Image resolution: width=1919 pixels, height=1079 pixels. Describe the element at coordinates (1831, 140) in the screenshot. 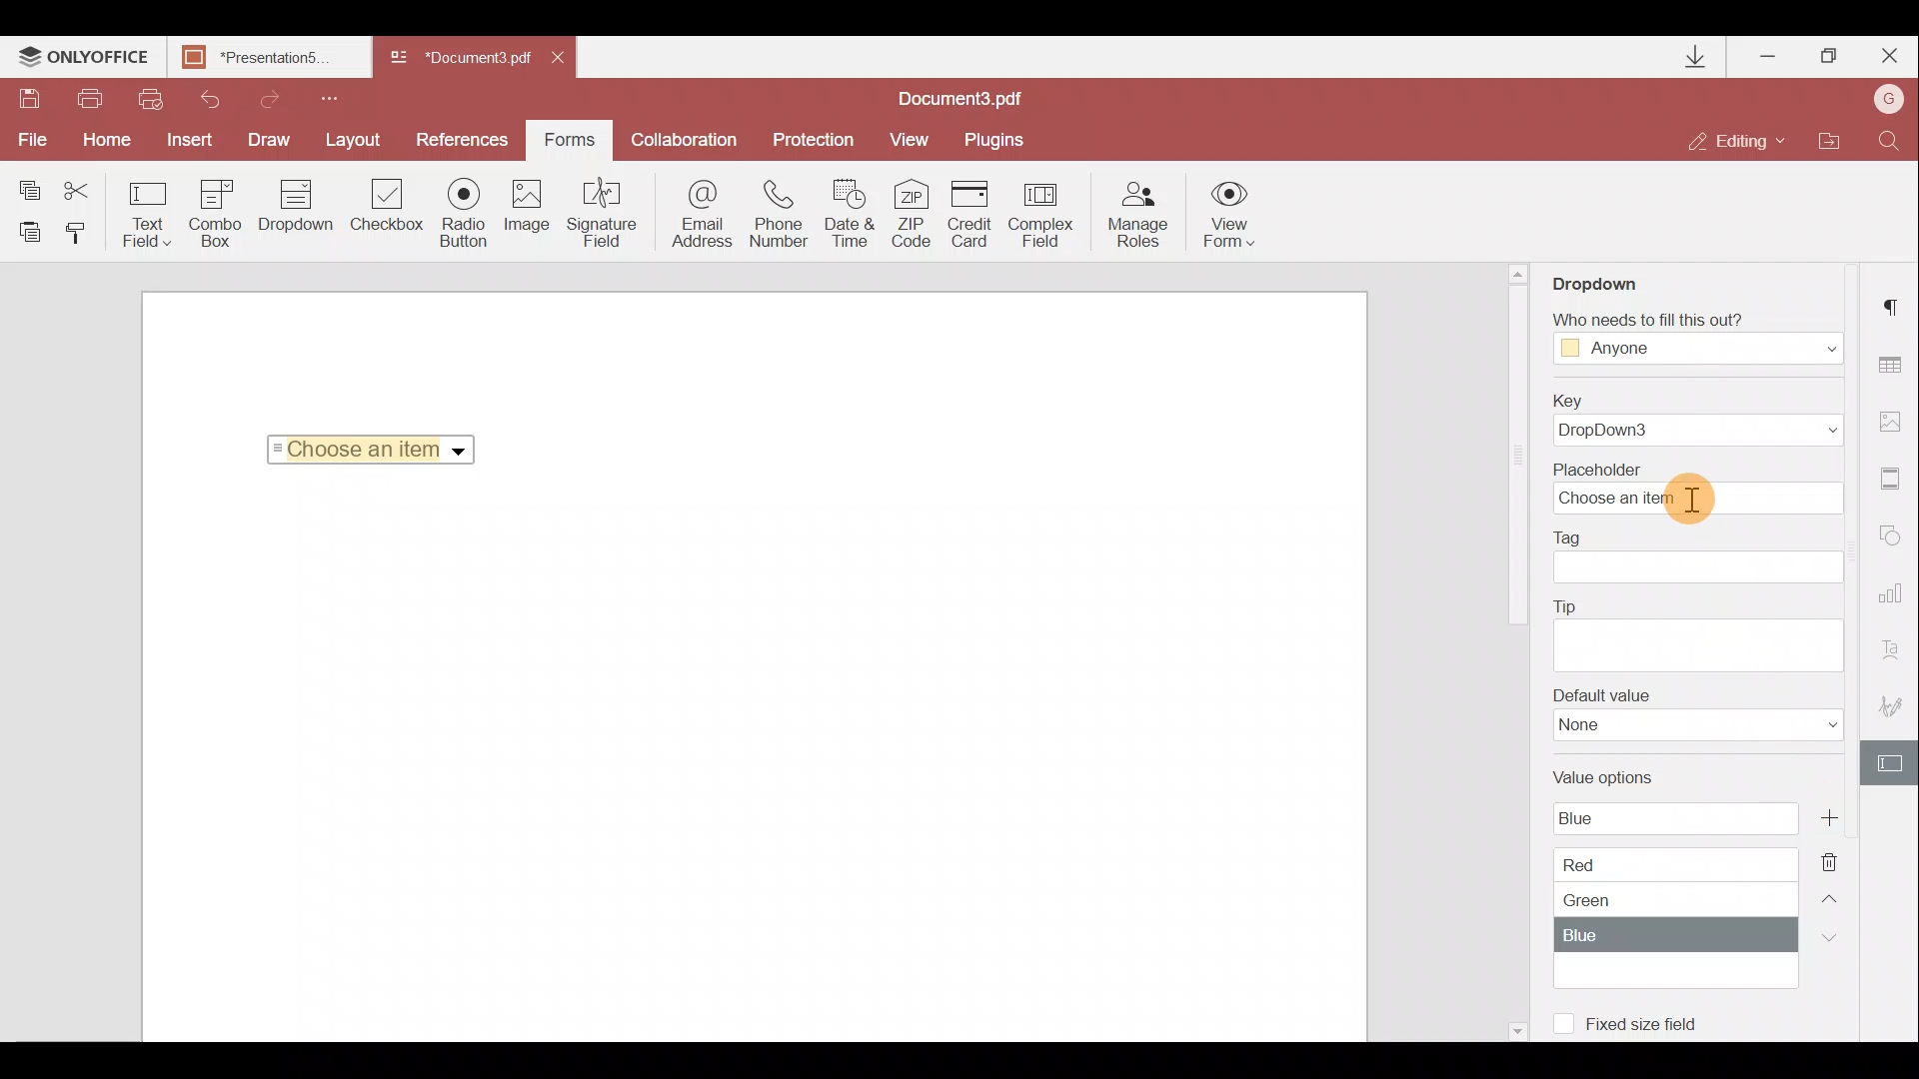

I see `Open file location` at that location.